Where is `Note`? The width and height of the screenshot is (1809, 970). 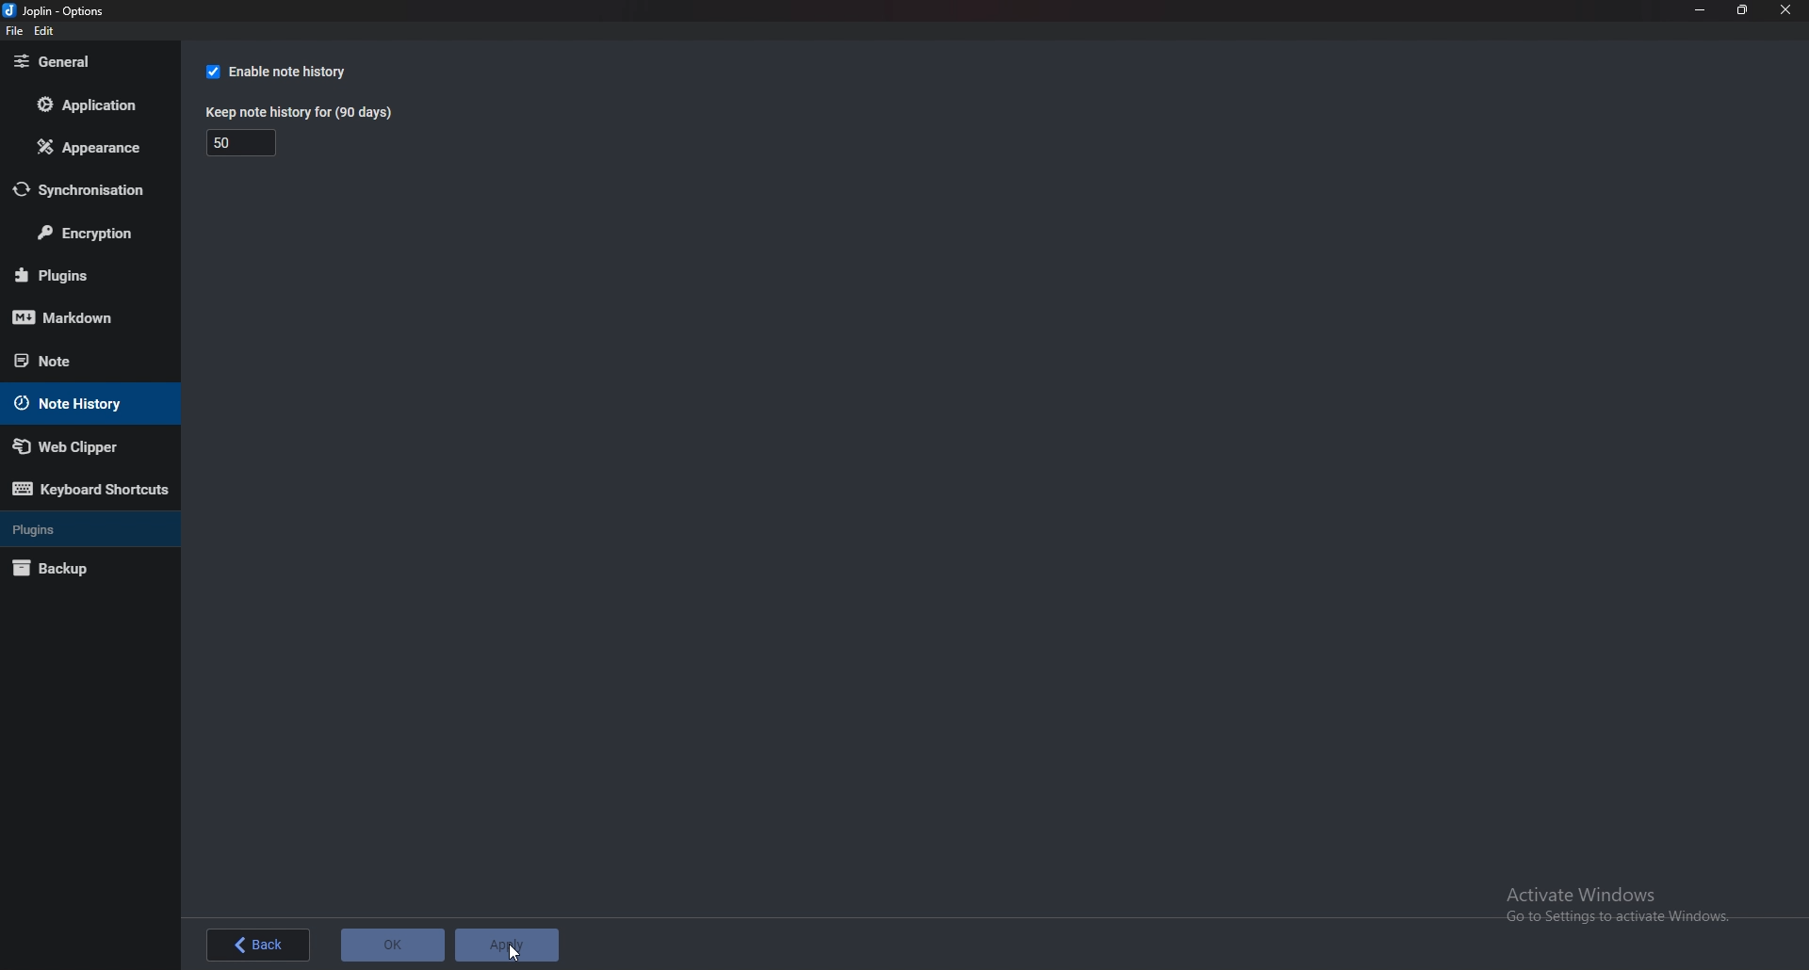
Note is located at coordinates (75, 359).